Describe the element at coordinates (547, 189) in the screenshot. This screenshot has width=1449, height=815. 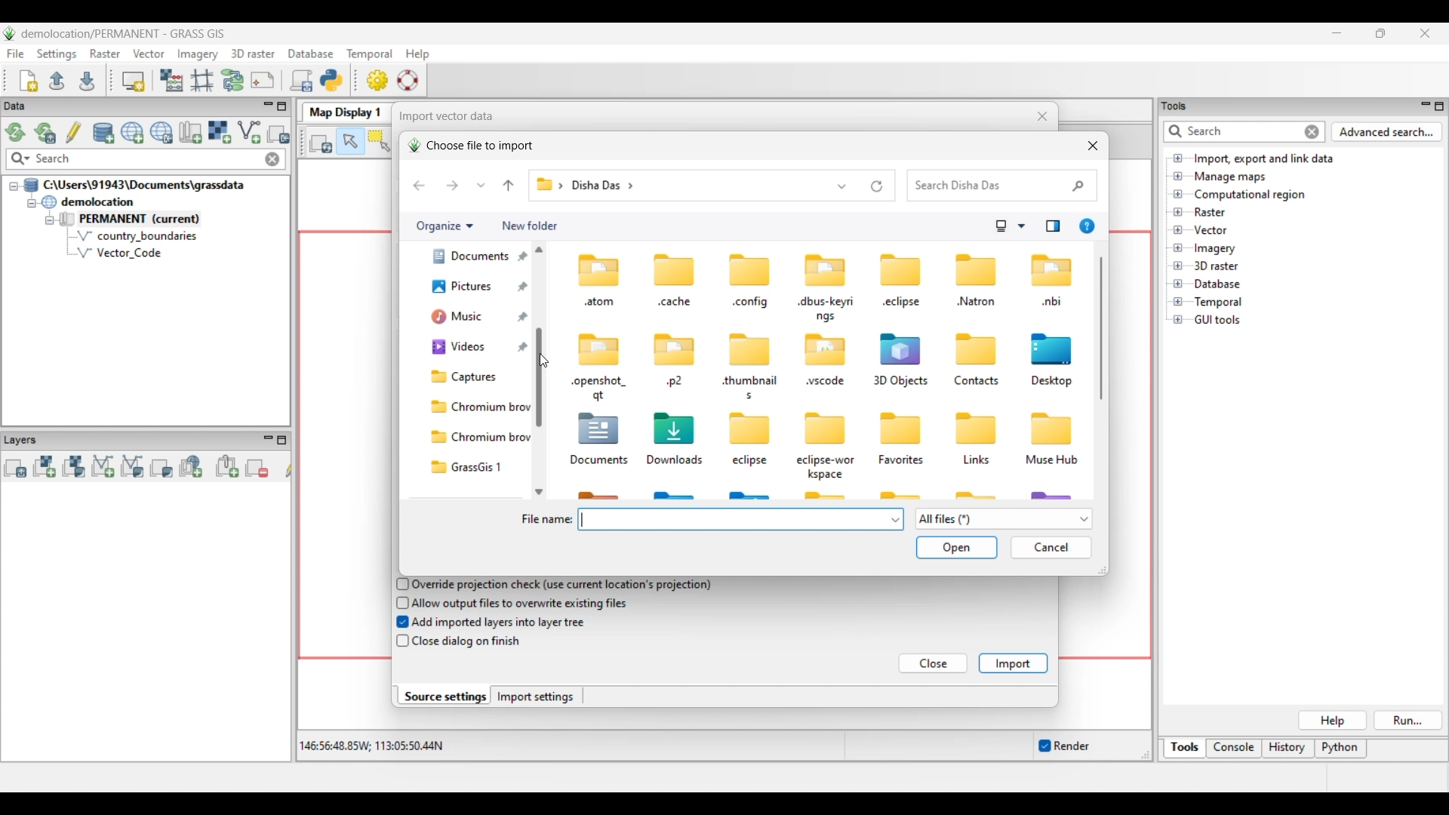
I see `Path of current folder` at that location.